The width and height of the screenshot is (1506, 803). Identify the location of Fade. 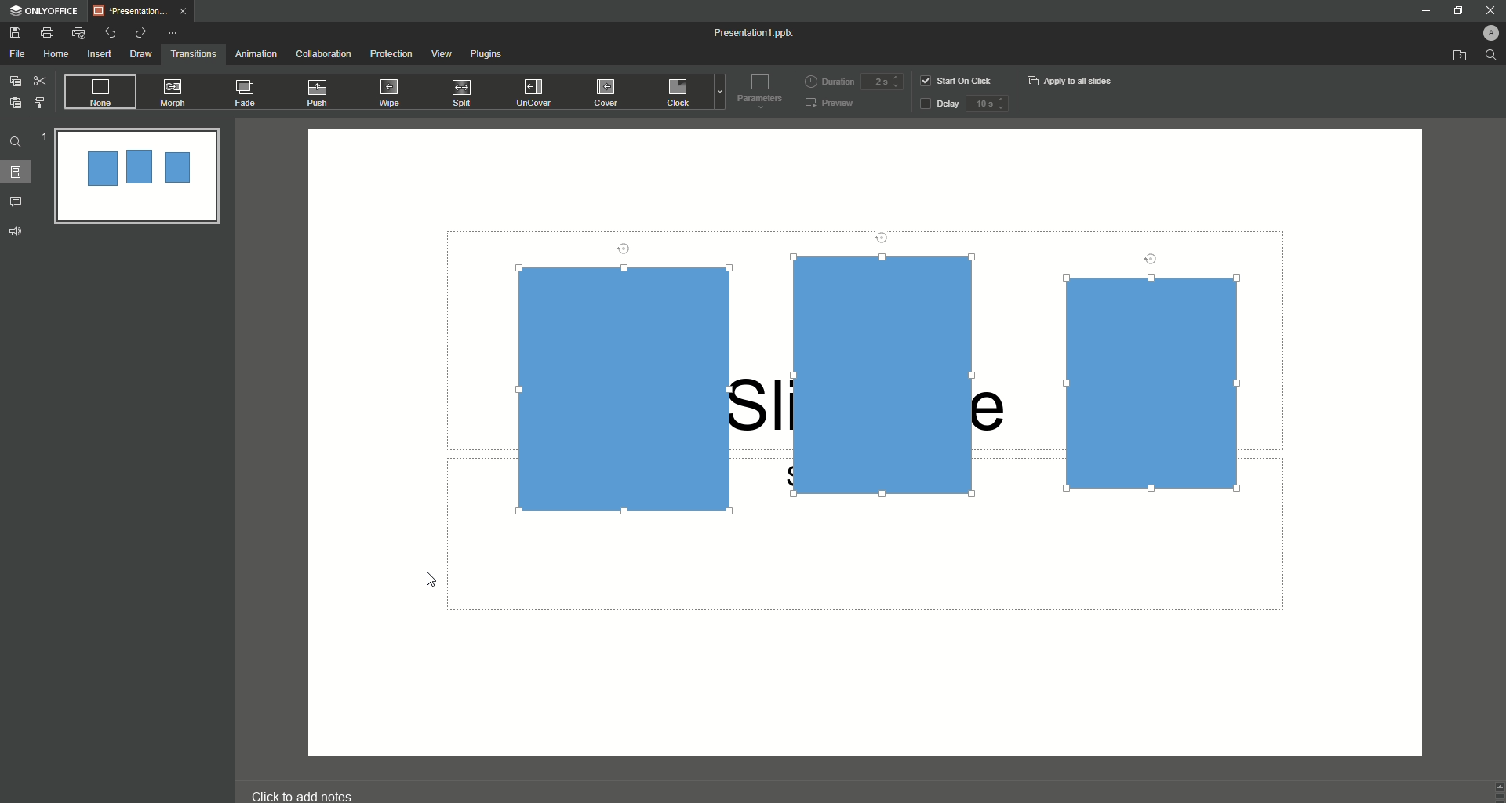
(246, 96).